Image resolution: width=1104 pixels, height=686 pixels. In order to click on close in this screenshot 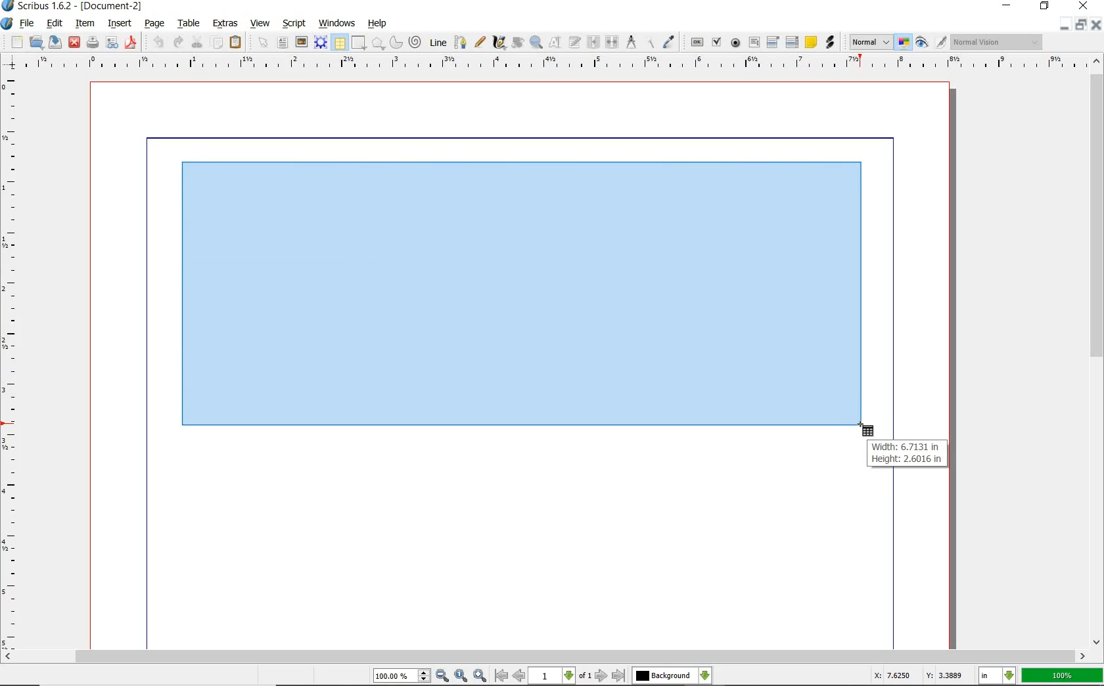, I will do `click(1082, 7)`.